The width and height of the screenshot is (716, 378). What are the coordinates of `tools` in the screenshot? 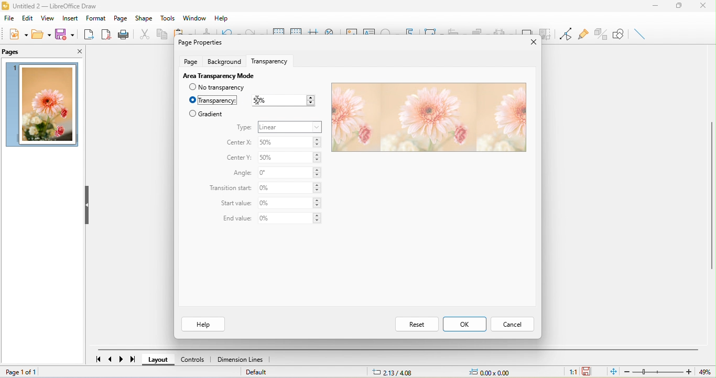 It's located at (167, 18).